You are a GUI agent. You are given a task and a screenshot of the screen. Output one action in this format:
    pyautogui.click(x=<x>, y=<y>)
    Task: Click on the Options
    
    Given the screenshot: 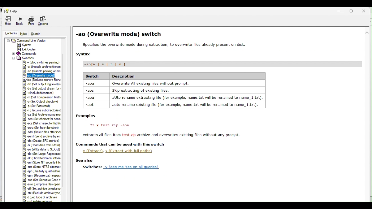 What is the action you would take?
    pyautogui.click(x=45, y=21)
    